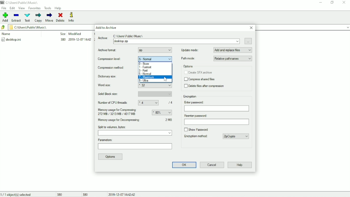  I want to click on 1/1 object(s) selected, so click(18, 194).